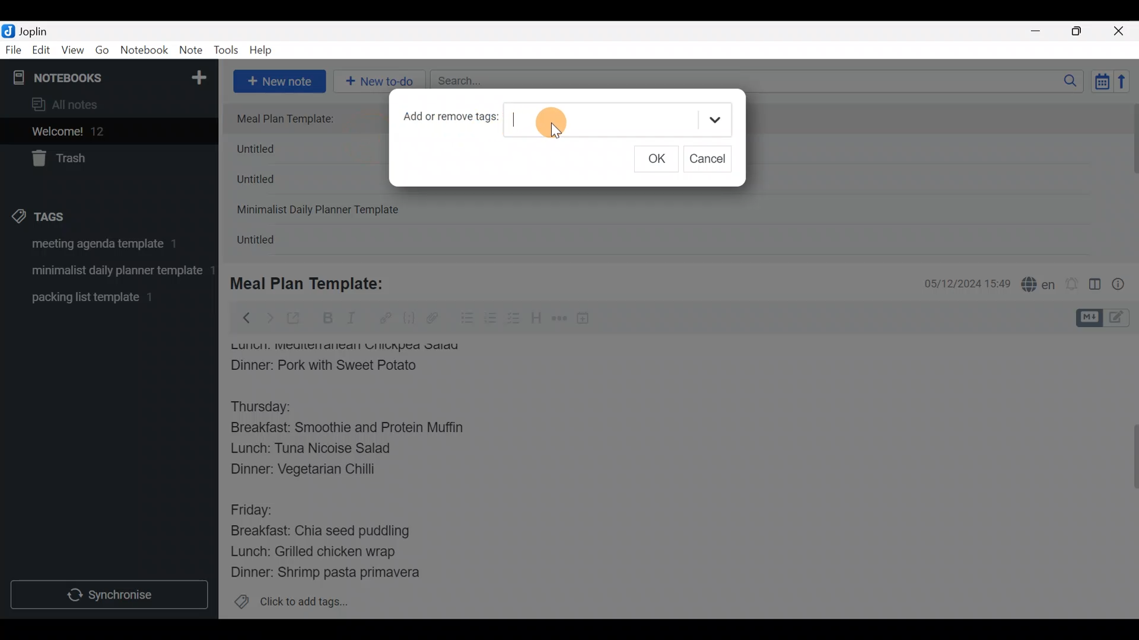 The width and height of the screenshot is (1139, 640). What do you see at coordinates (1131, 179) in the screenshot?
I see `scroll bar` at bounding box center [1131, 179].